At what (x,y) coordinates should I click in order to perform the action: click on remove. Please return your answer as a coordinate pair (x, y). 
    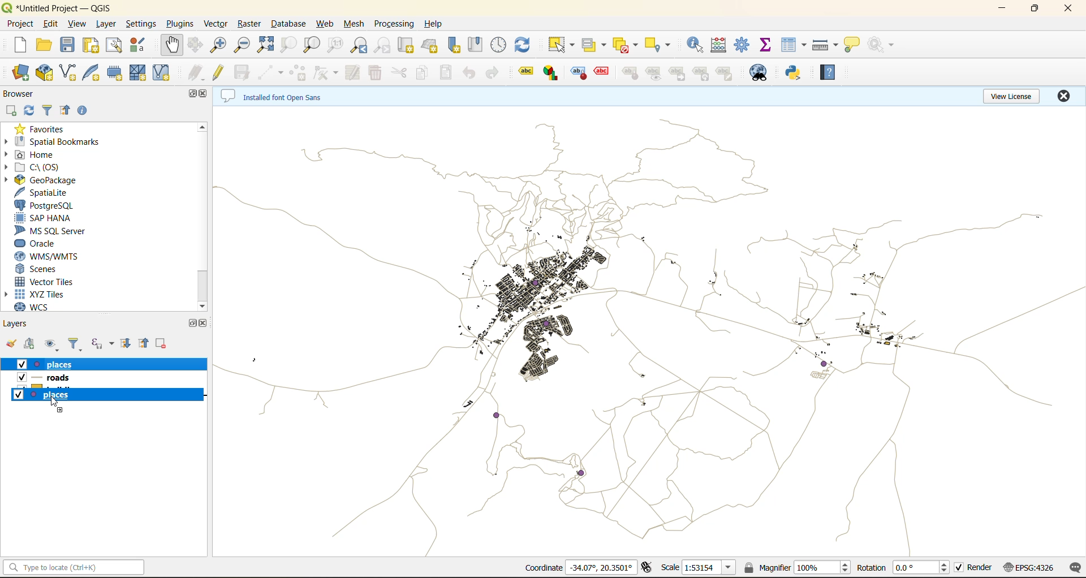
    Looking at the image, I should click on (161, 344).